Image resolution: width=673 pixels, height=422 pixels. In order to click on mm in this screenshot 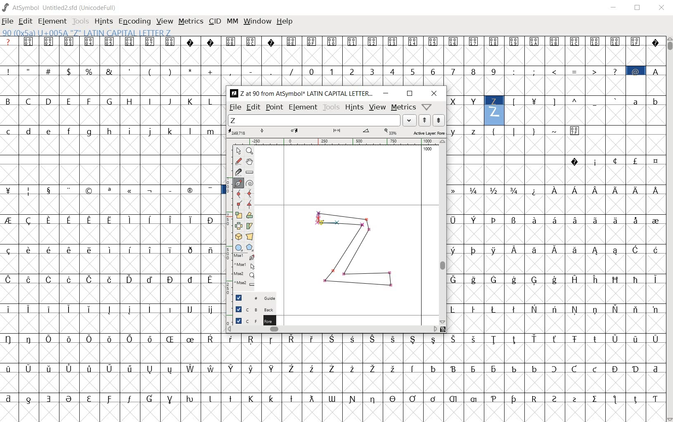, I will do `click(232, 21)`.